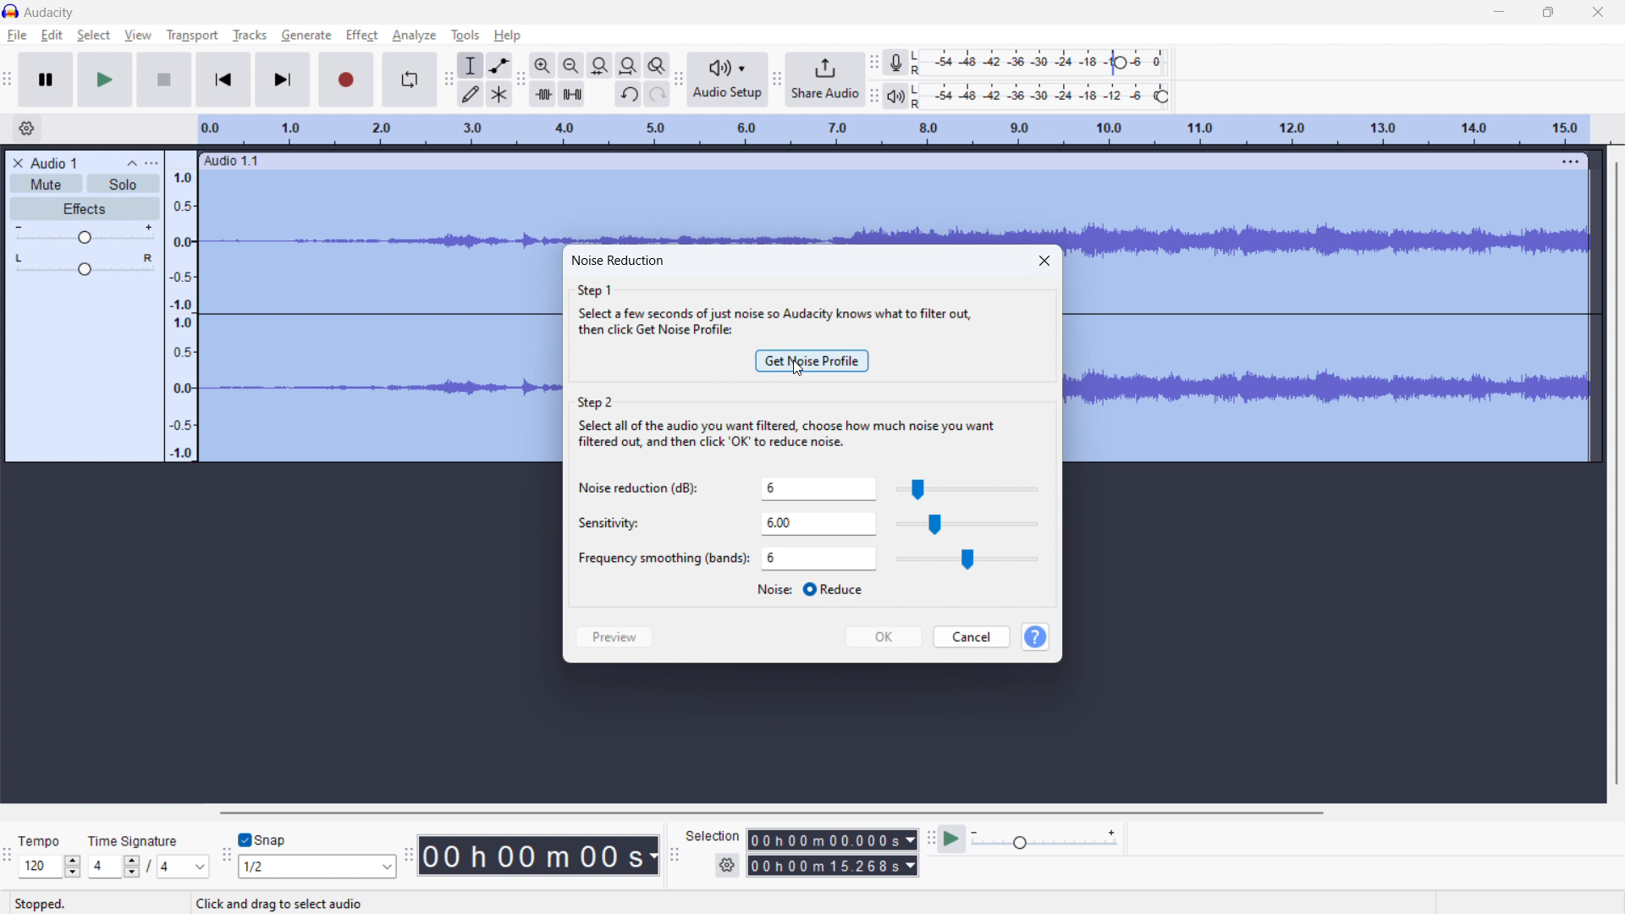 The width and height of the screenshot is (1625, 914). Describe the element at coordinates (181, 307) in the screenshot. I see `amplitude` at that location.